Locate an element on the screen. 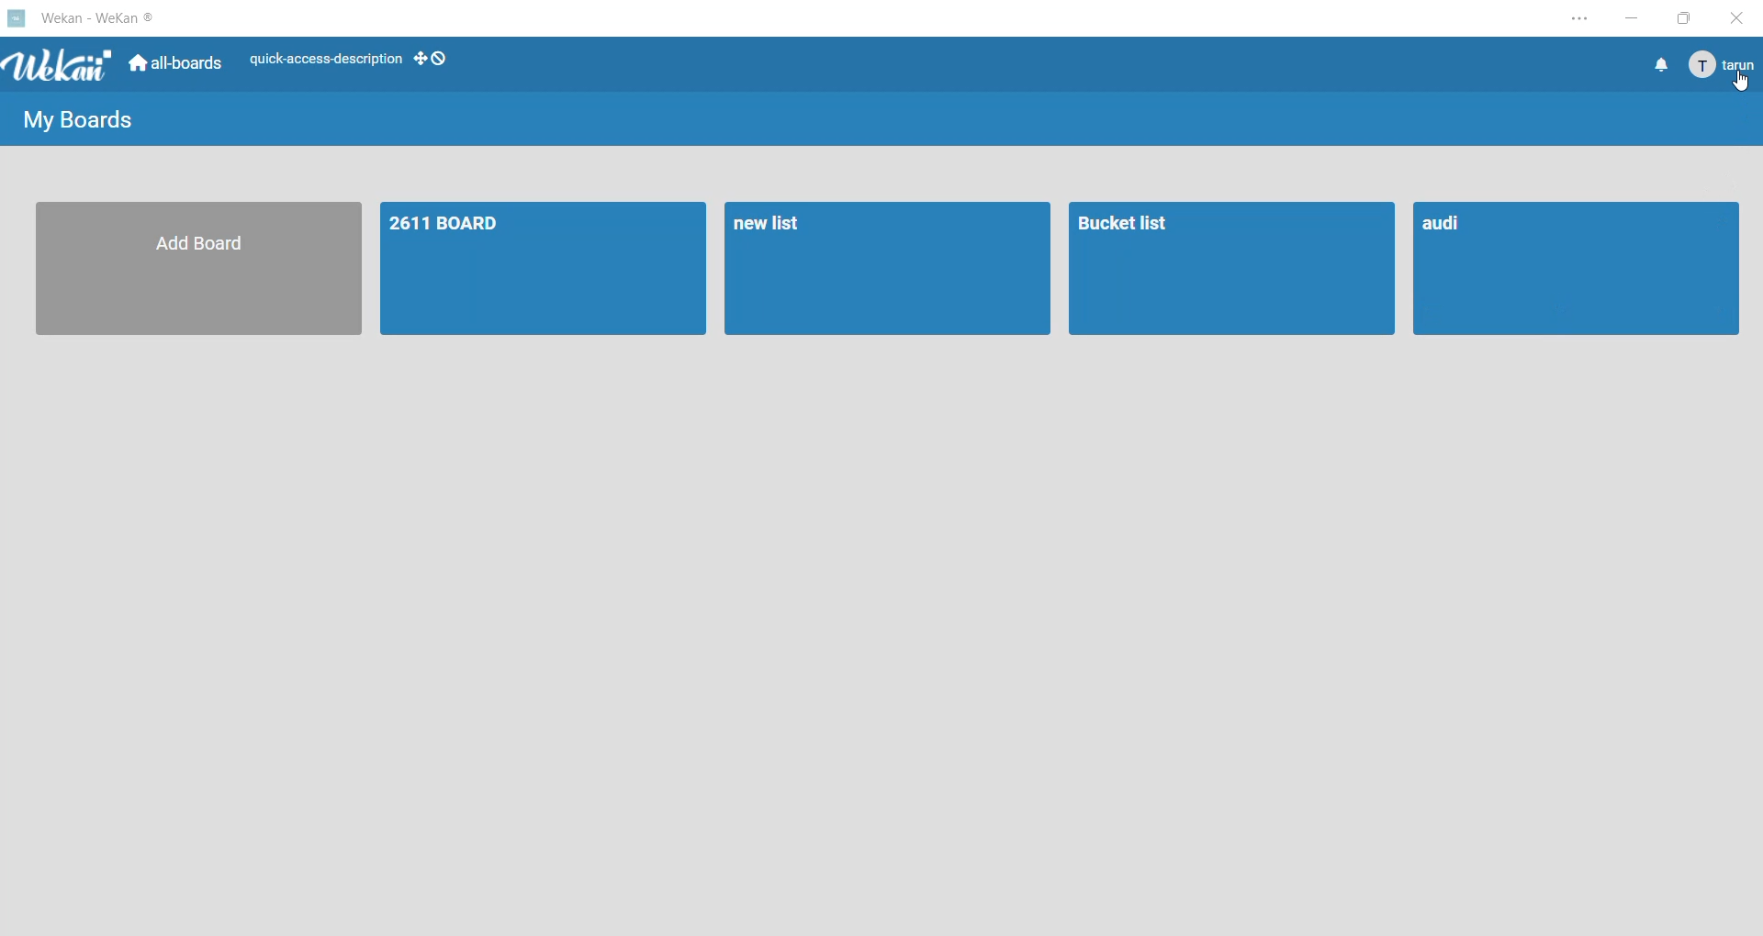 The height and width of the screenshot is (936, 1763). wekan is located at coordinates (60, 67).